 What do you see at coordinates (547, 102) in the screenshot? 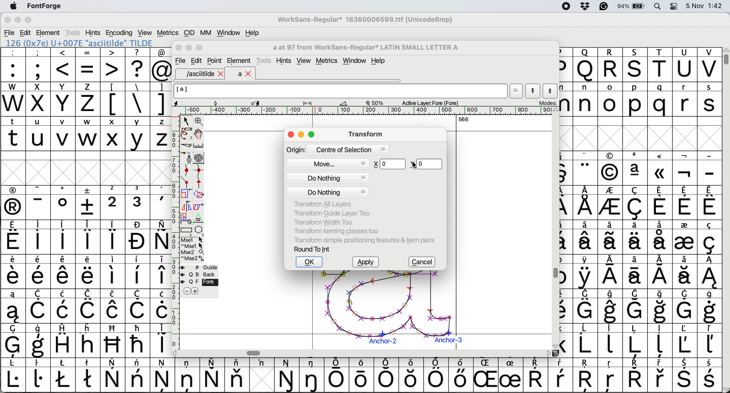
I see `modes` at bounding box center [547, 102].